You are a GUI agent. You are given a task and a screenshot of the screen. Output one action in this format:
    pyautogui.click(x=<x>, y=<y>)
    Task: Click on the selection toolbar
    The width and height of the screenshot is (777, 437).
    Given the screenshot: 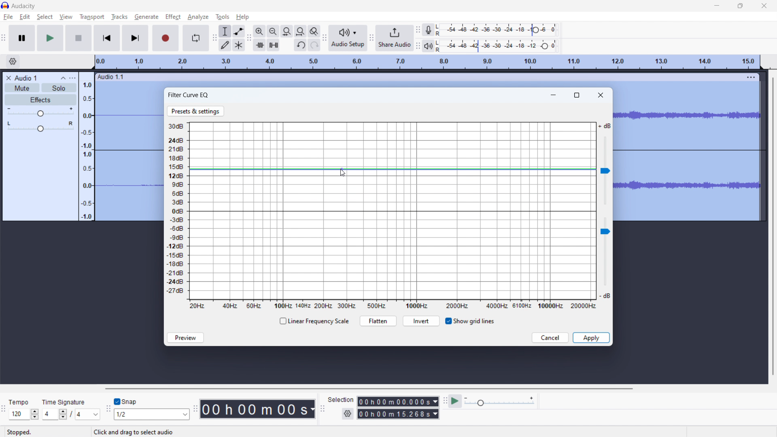 What is the action you would take?
    pyautogui.click(x=322, y=408)
    